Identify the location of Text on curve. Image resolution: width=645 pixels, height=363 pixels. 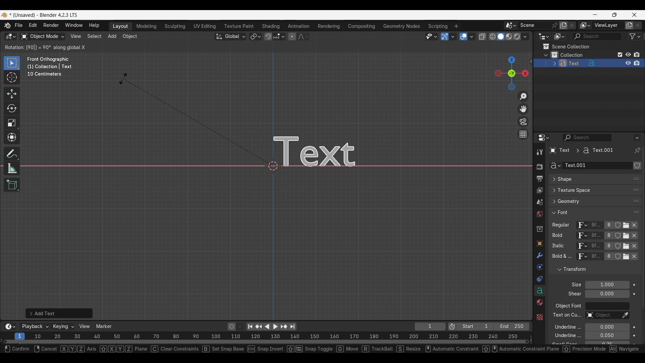
(602, 316).